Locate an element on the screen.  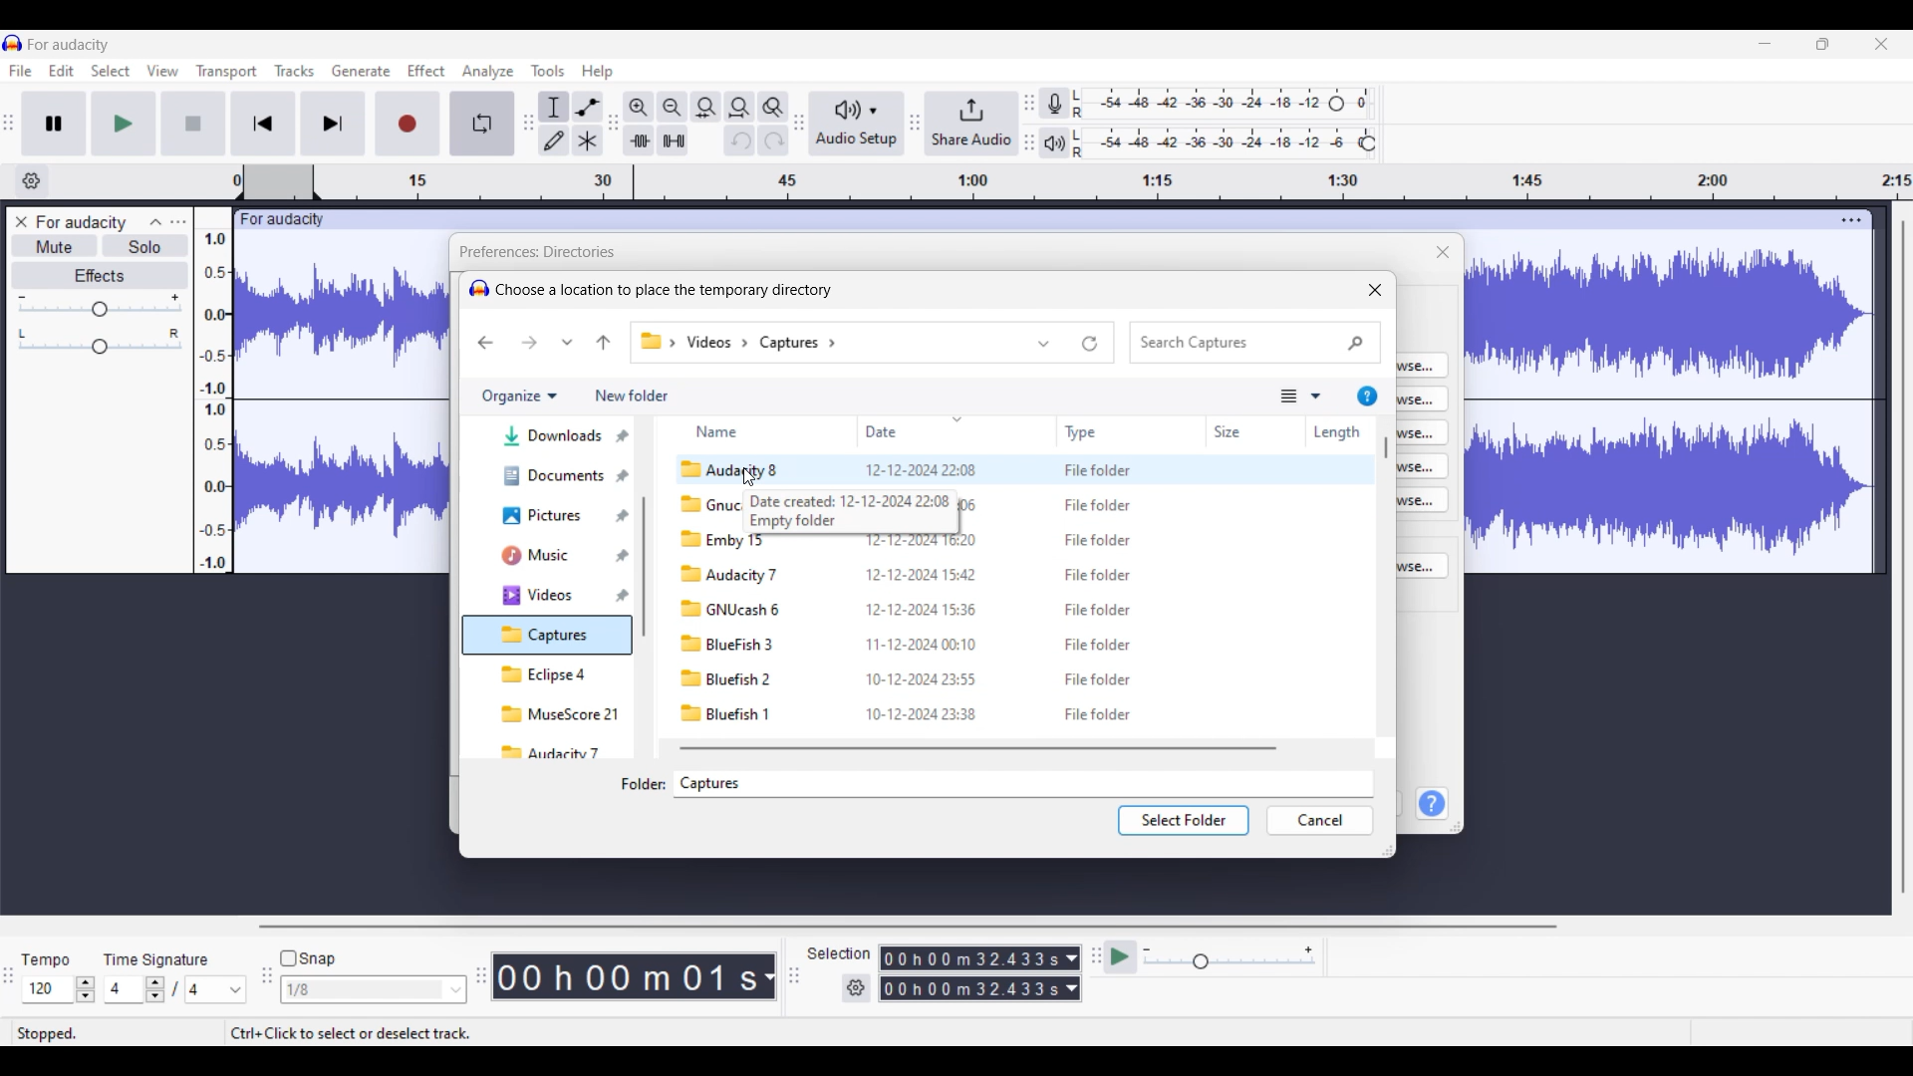
View menu is located at coordinates (162, 71).